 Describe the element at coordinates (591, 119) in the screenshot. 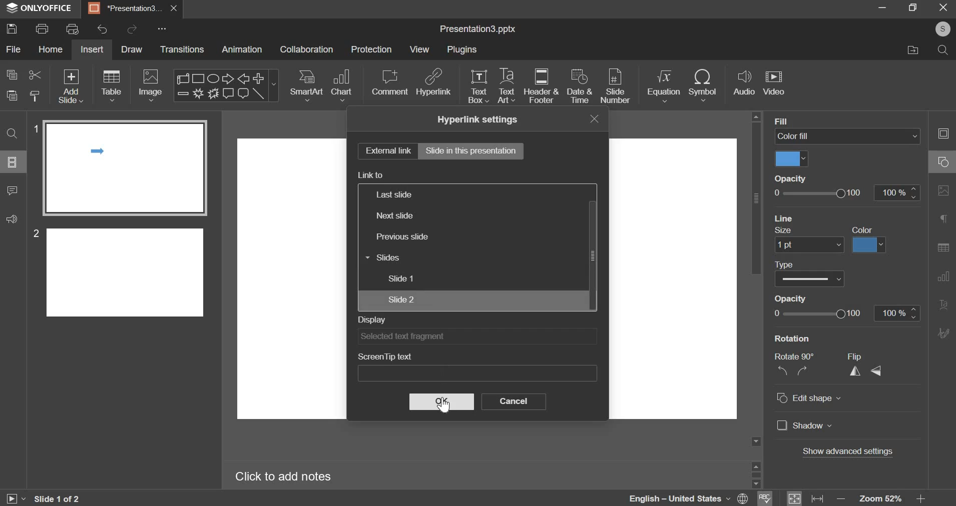

I see `Close` at that location.